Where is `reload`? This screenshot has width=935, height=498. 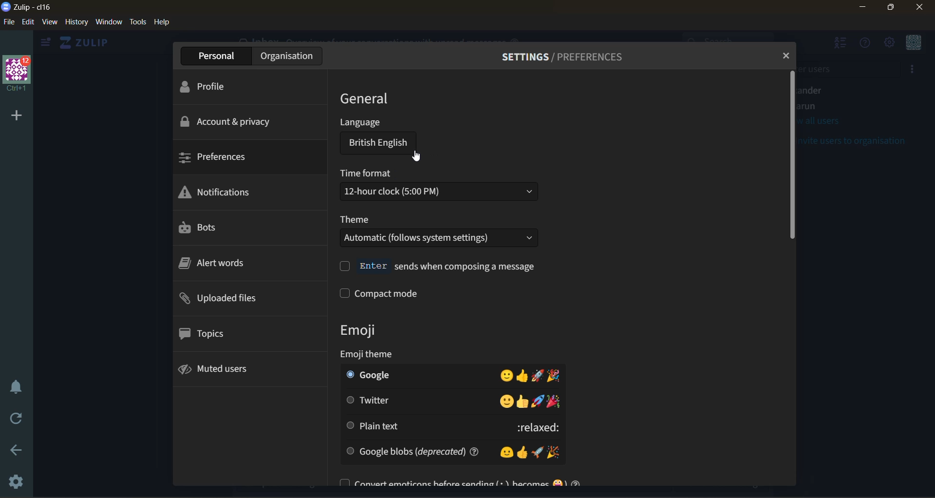
reload is located at coordinates (13, 420).